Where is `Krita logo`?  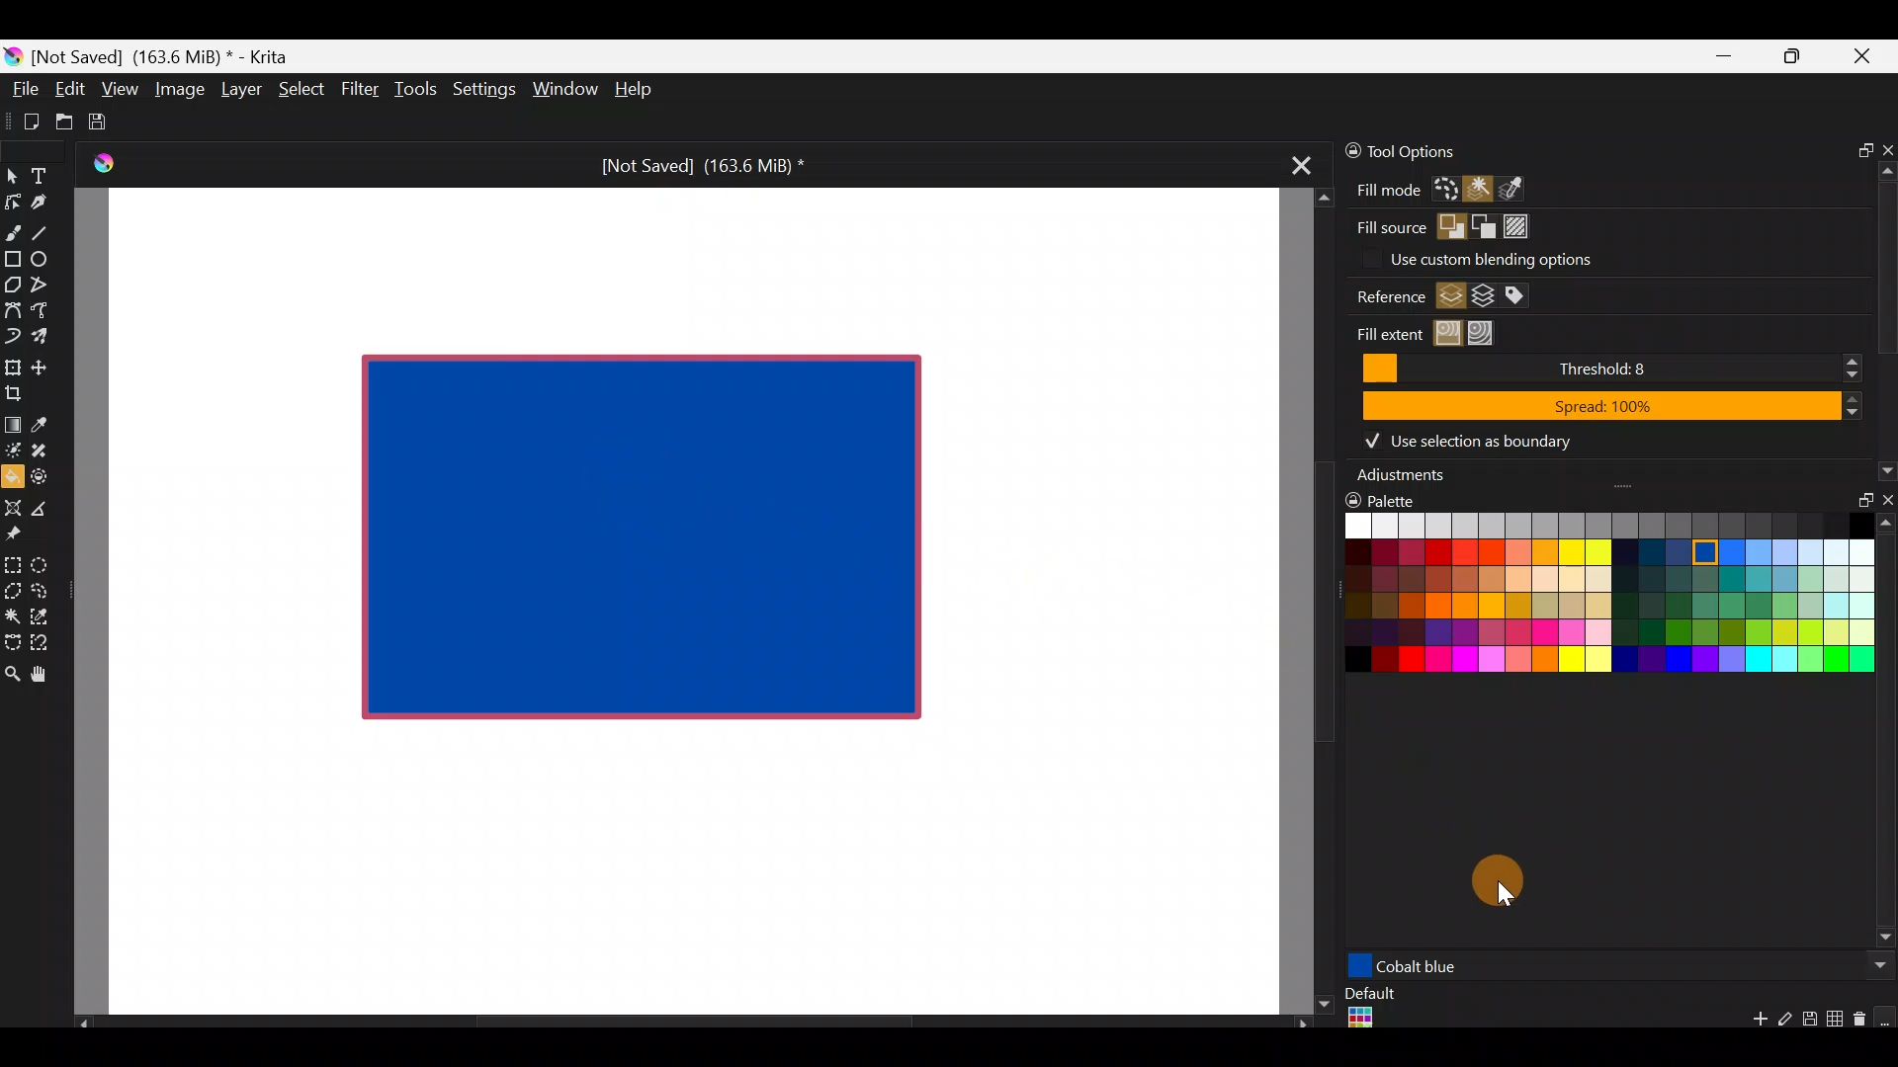
Krita logo is located at coordinates (14, 55).